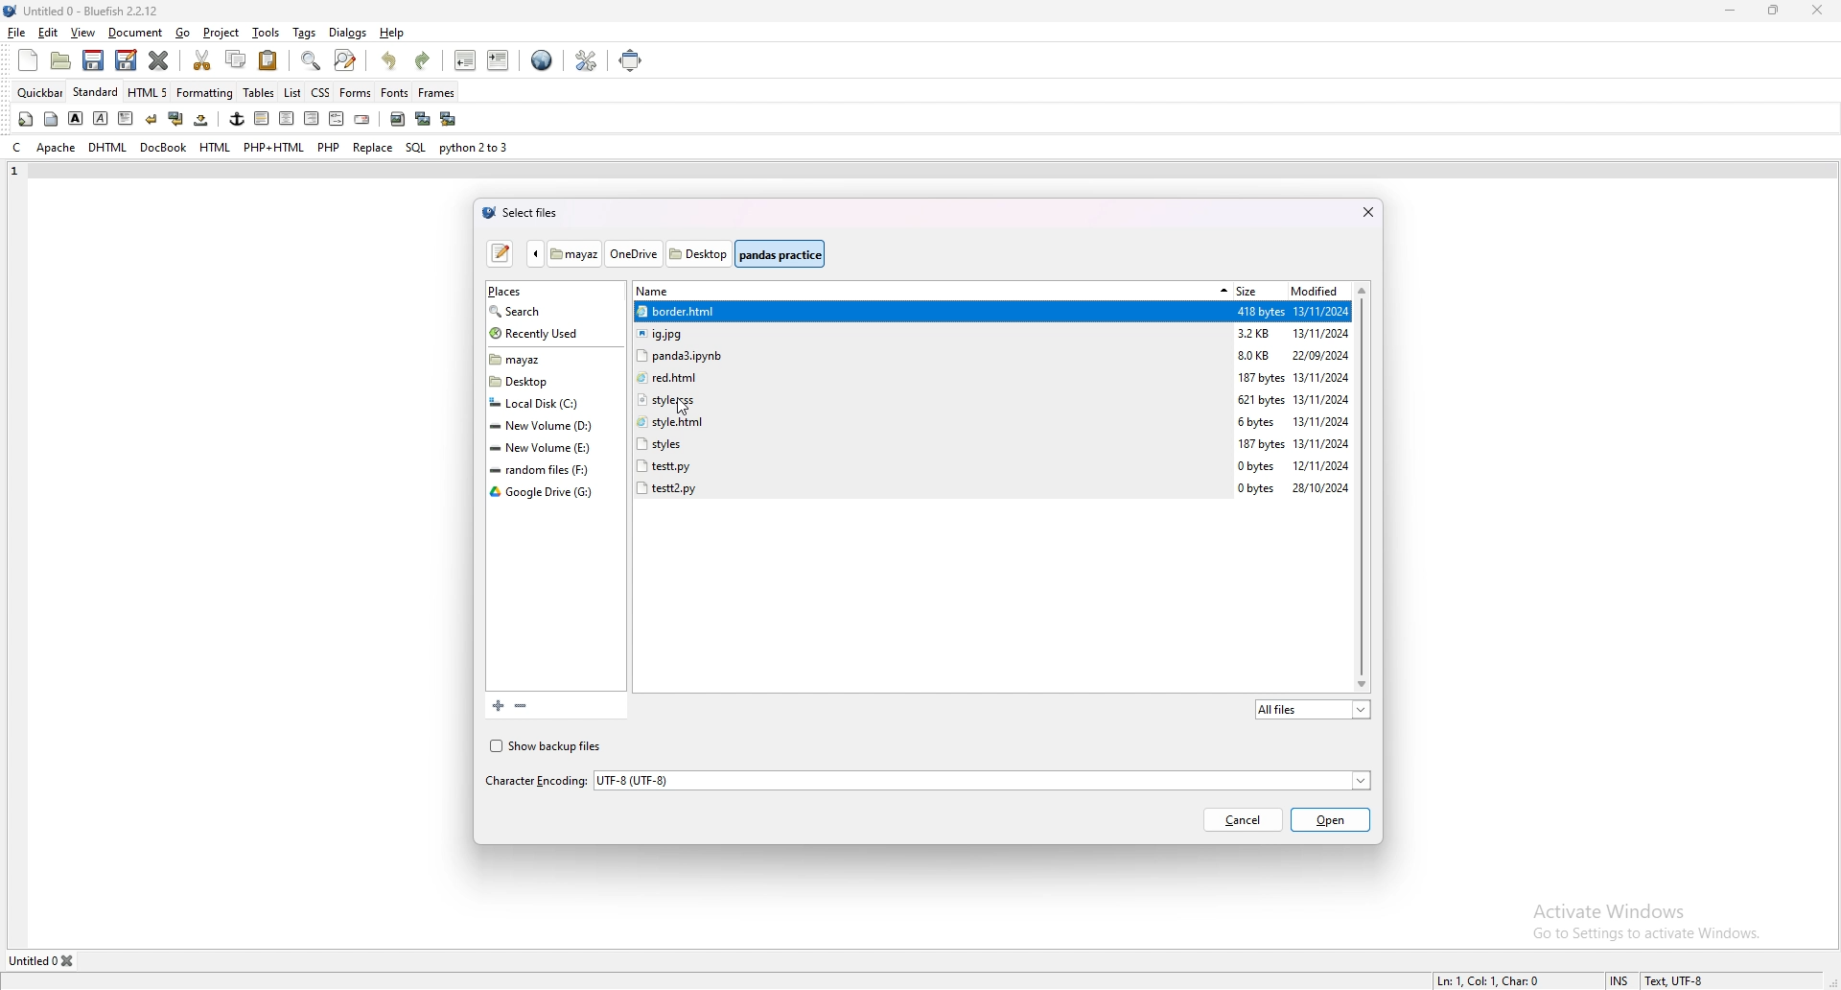 Image resolution: width=1841 pixels, height=990 pixels. Describe the element at coordinates (520, 705) in the screenshot. I see `remove` at that location.